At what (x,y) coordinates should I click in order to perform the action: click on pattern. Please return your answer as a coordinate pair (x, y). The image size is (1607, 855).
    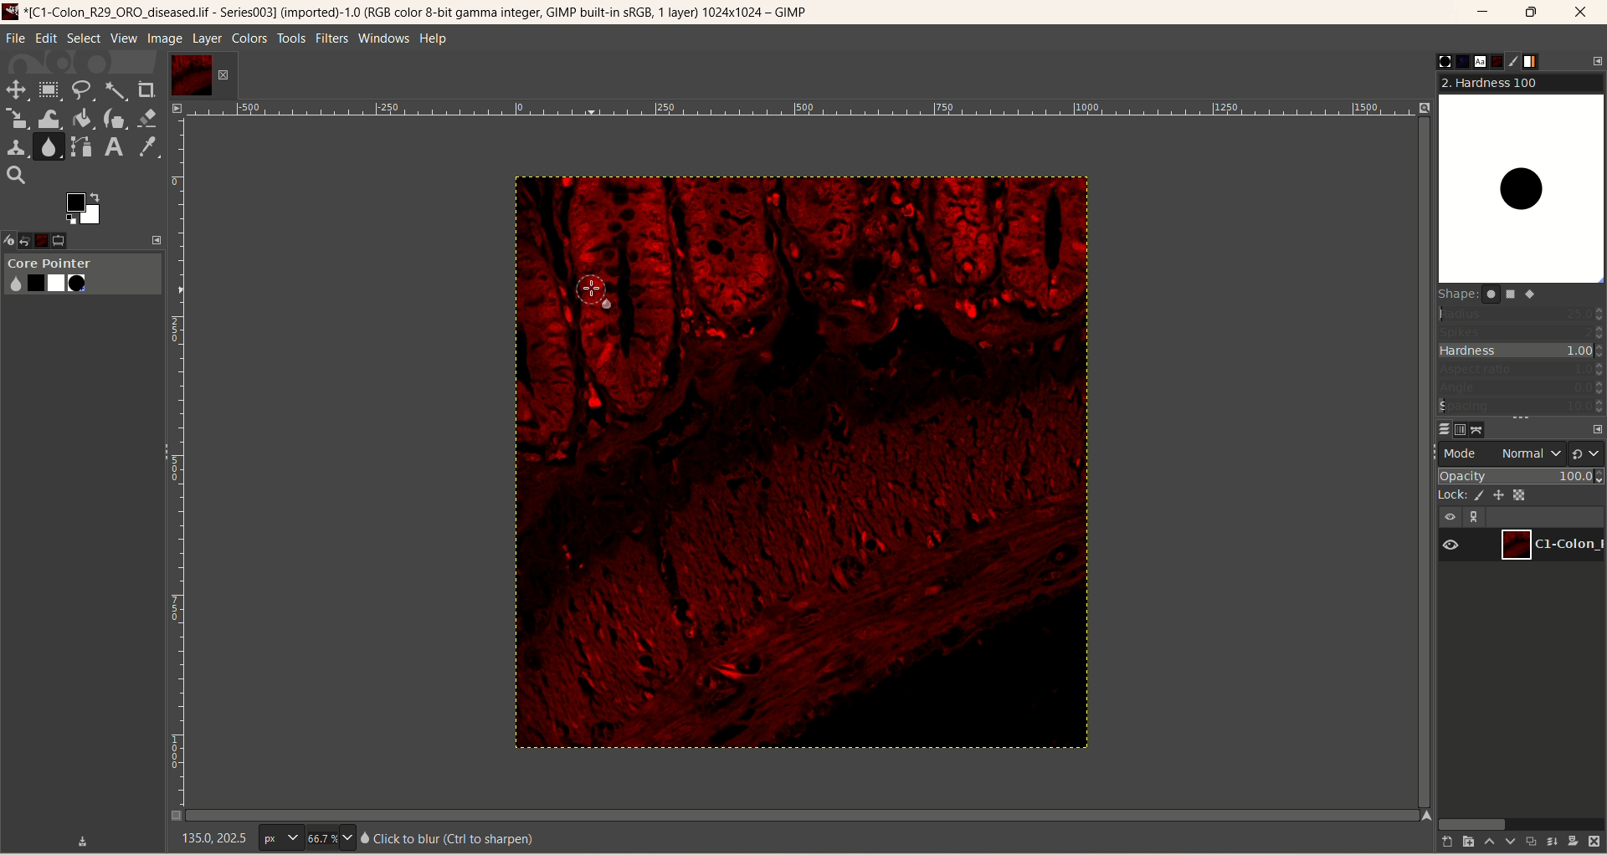
    Looking at the image, I should click on (1452, 61).